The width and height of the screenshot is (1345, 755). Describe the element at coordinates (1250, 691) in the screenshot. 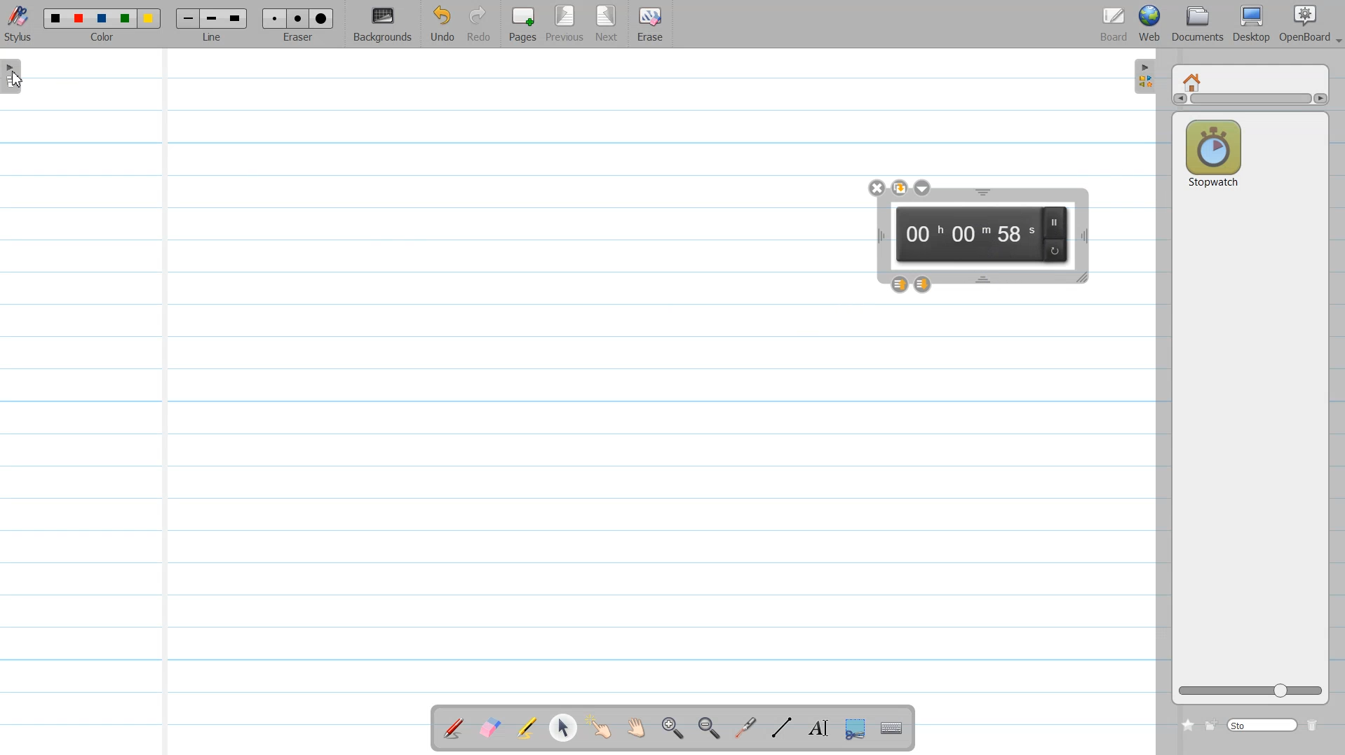

I see `Logo size adjuster` at that location.